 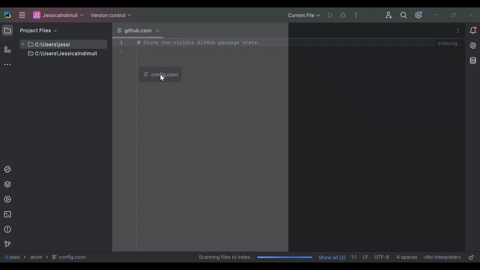 What do you see at coordinates (7, 214) in the screenshot?
I see `Terminal` at bounding box center [7, 214].